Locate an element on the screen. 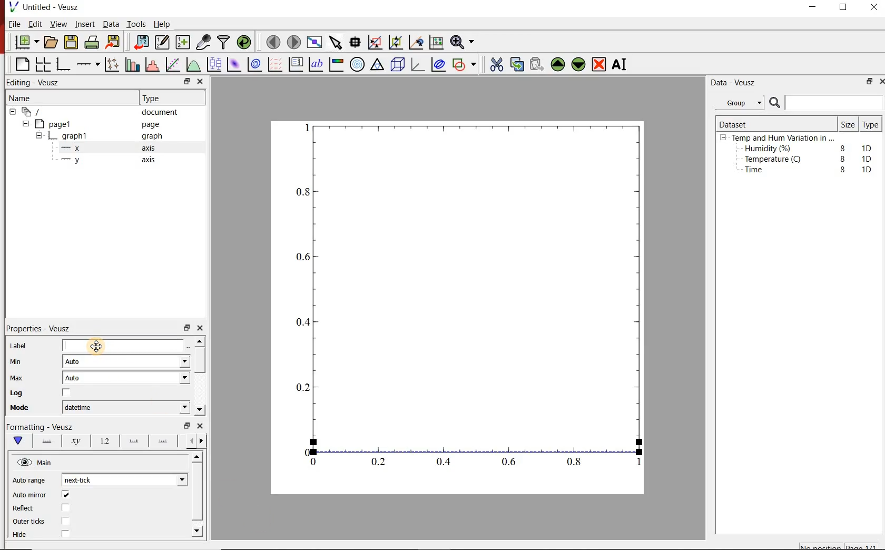  reload linked datasets is located at coordinates (244, 43).